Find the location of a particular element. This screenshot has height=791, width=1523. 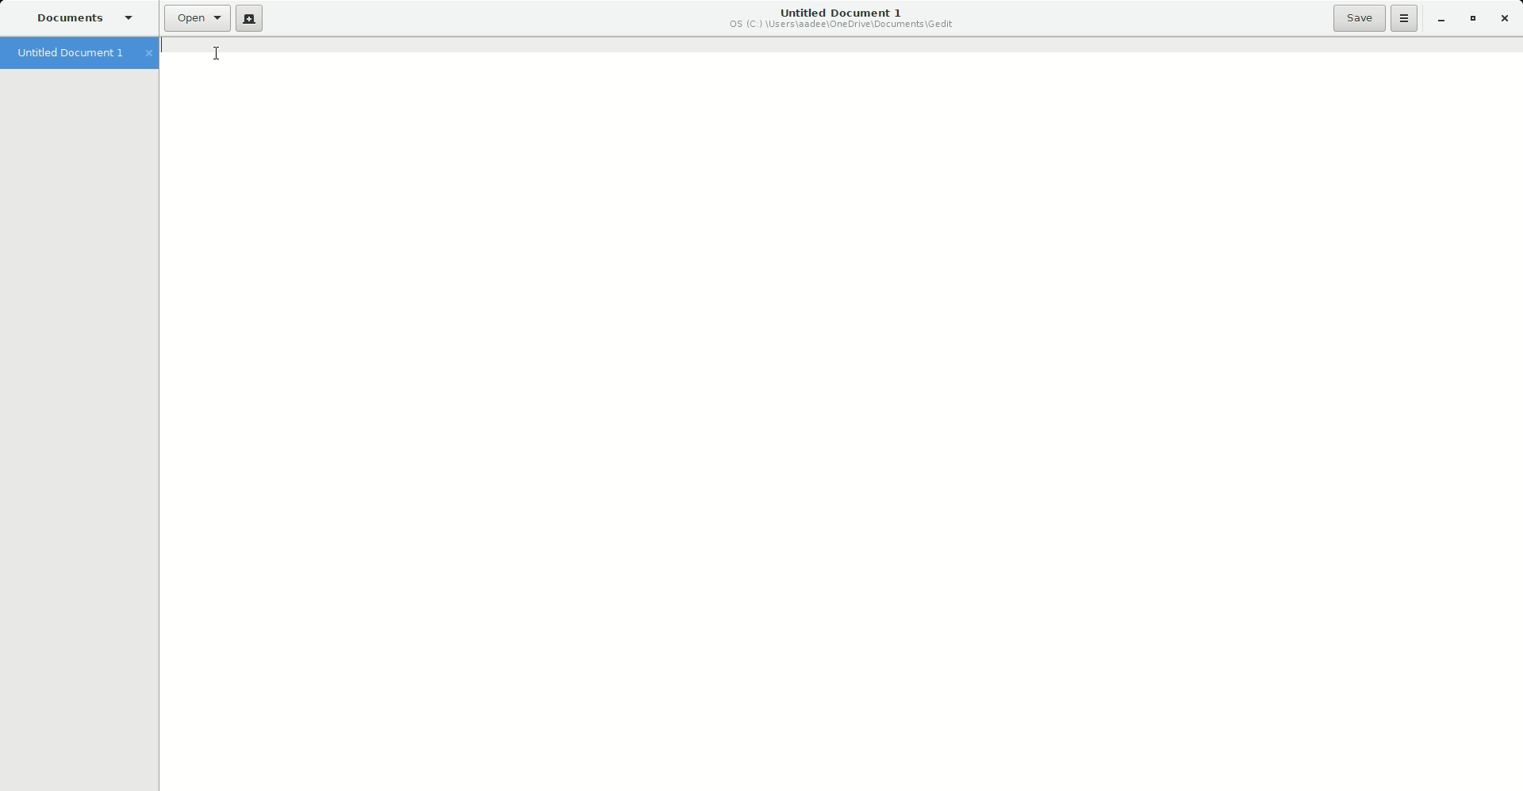

Open is located at coordinates (197, 18).